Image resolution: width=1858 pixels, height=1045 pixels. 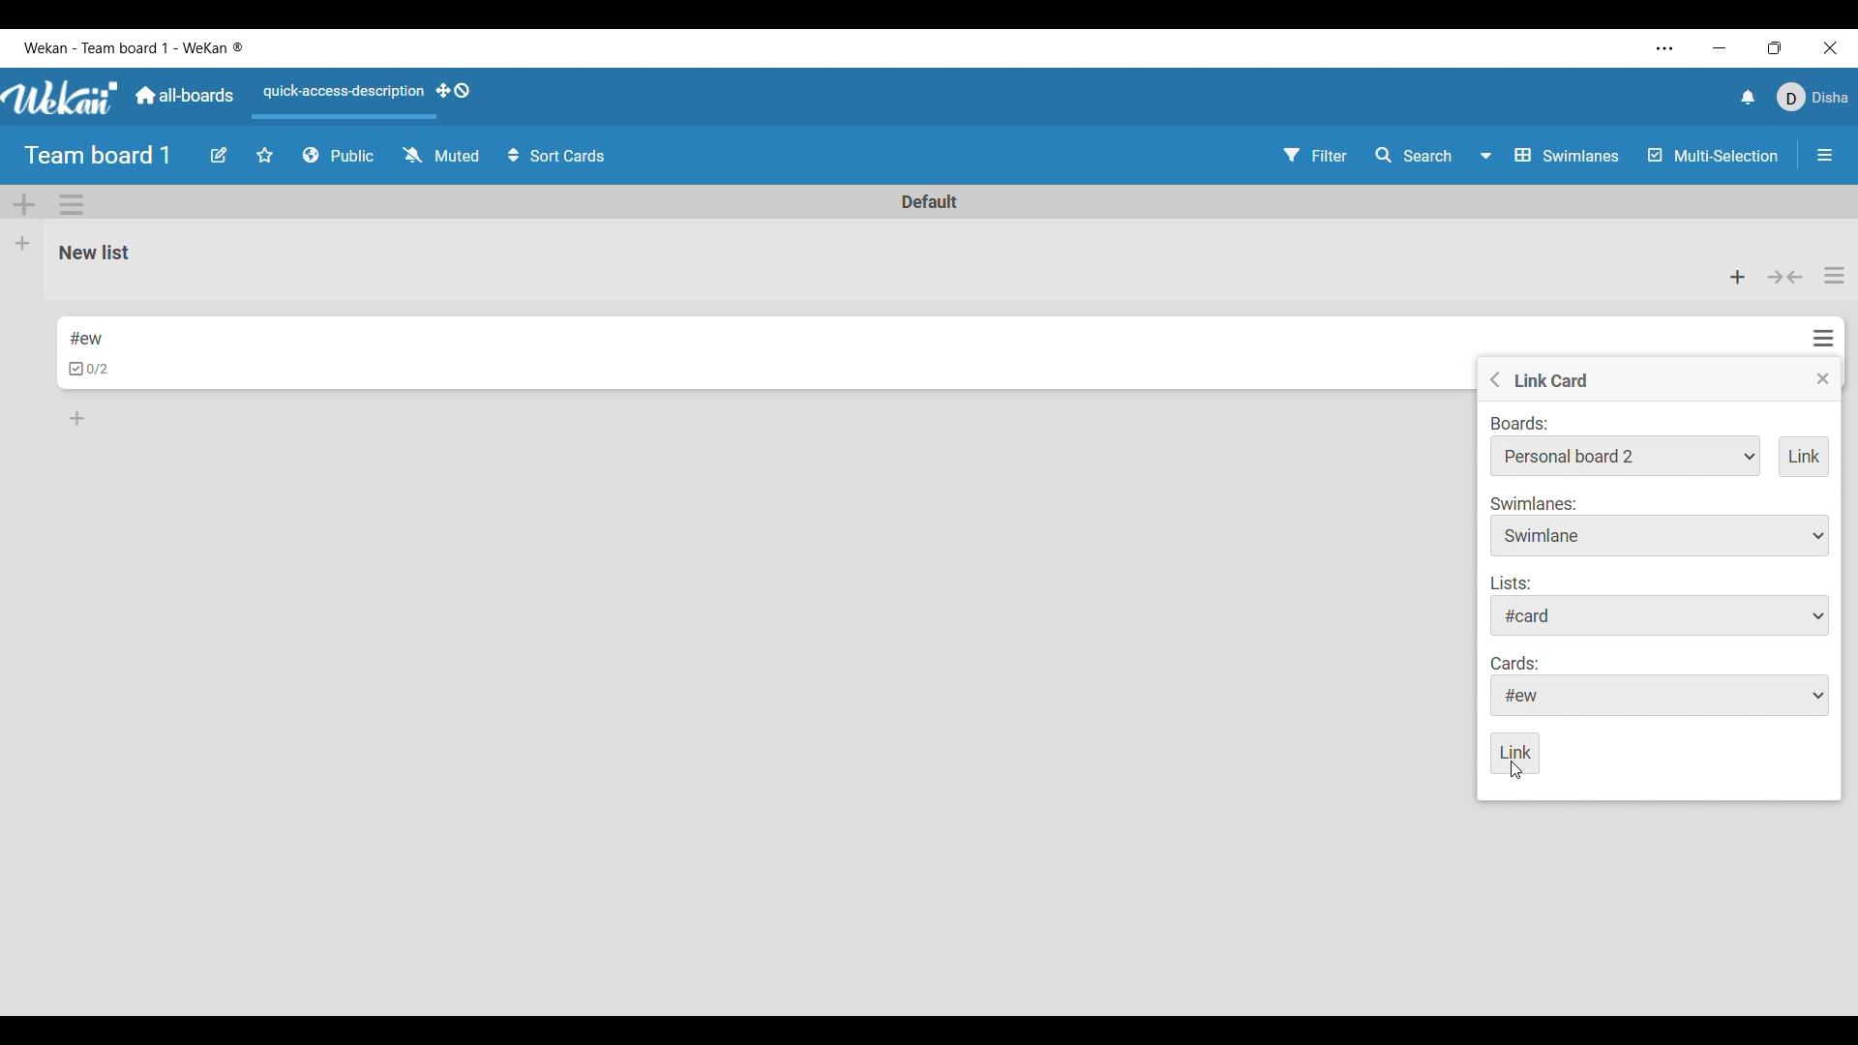 What do you see at coordinates (453, 91) in the screenshot?
I see `Show desktop drag handles` at bounding box center [453, 91].